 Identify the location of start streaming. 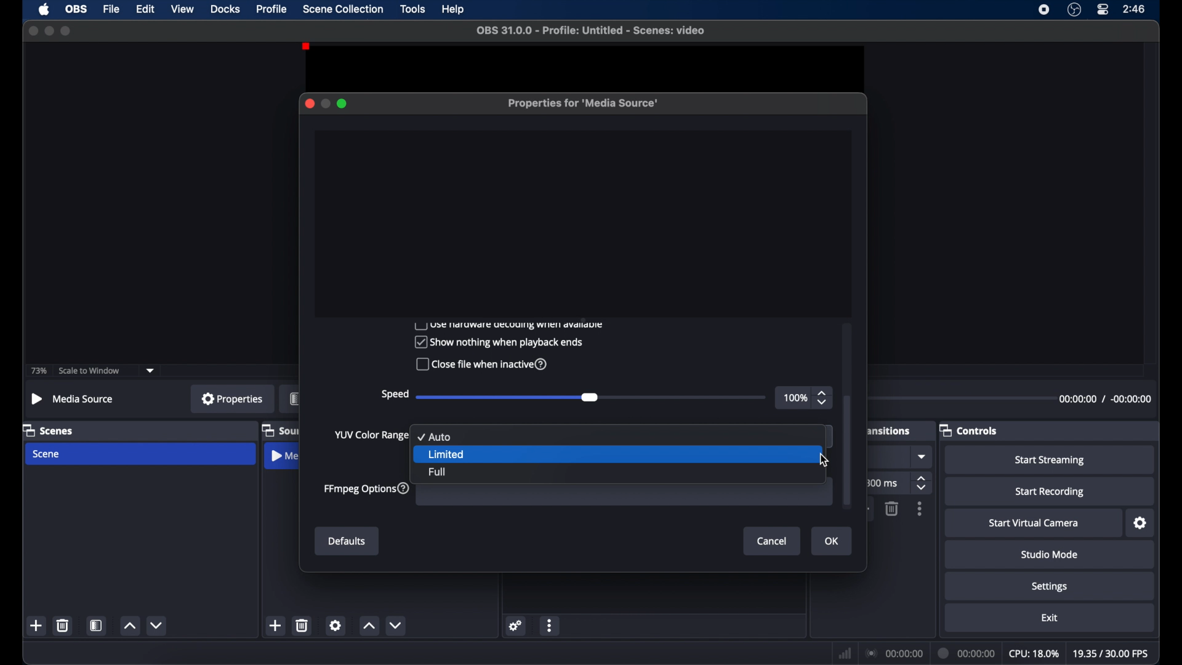
(1050, 461).